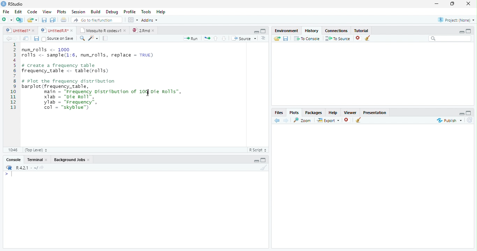  What do you see at coordinates (368, 38) in the screenshot?
I see `Clear` at bounding box center [368, 38].